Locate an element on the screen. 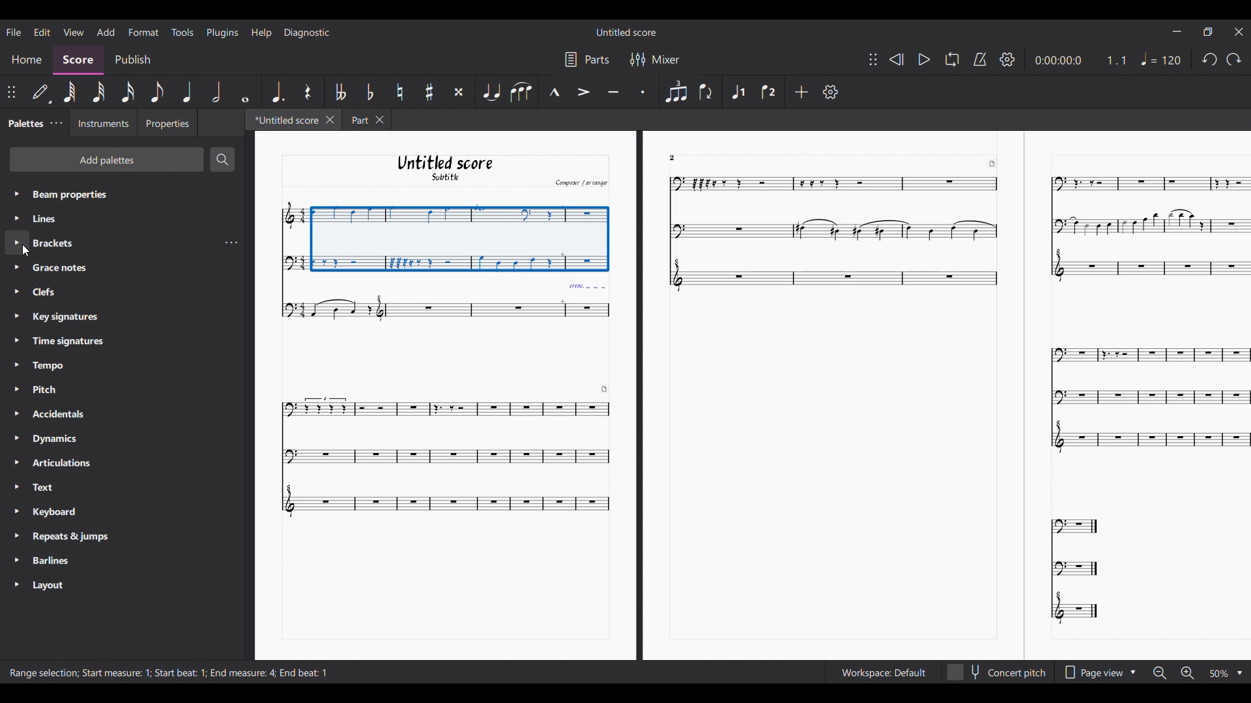  Dynamics is located at coordinates (61, 438).